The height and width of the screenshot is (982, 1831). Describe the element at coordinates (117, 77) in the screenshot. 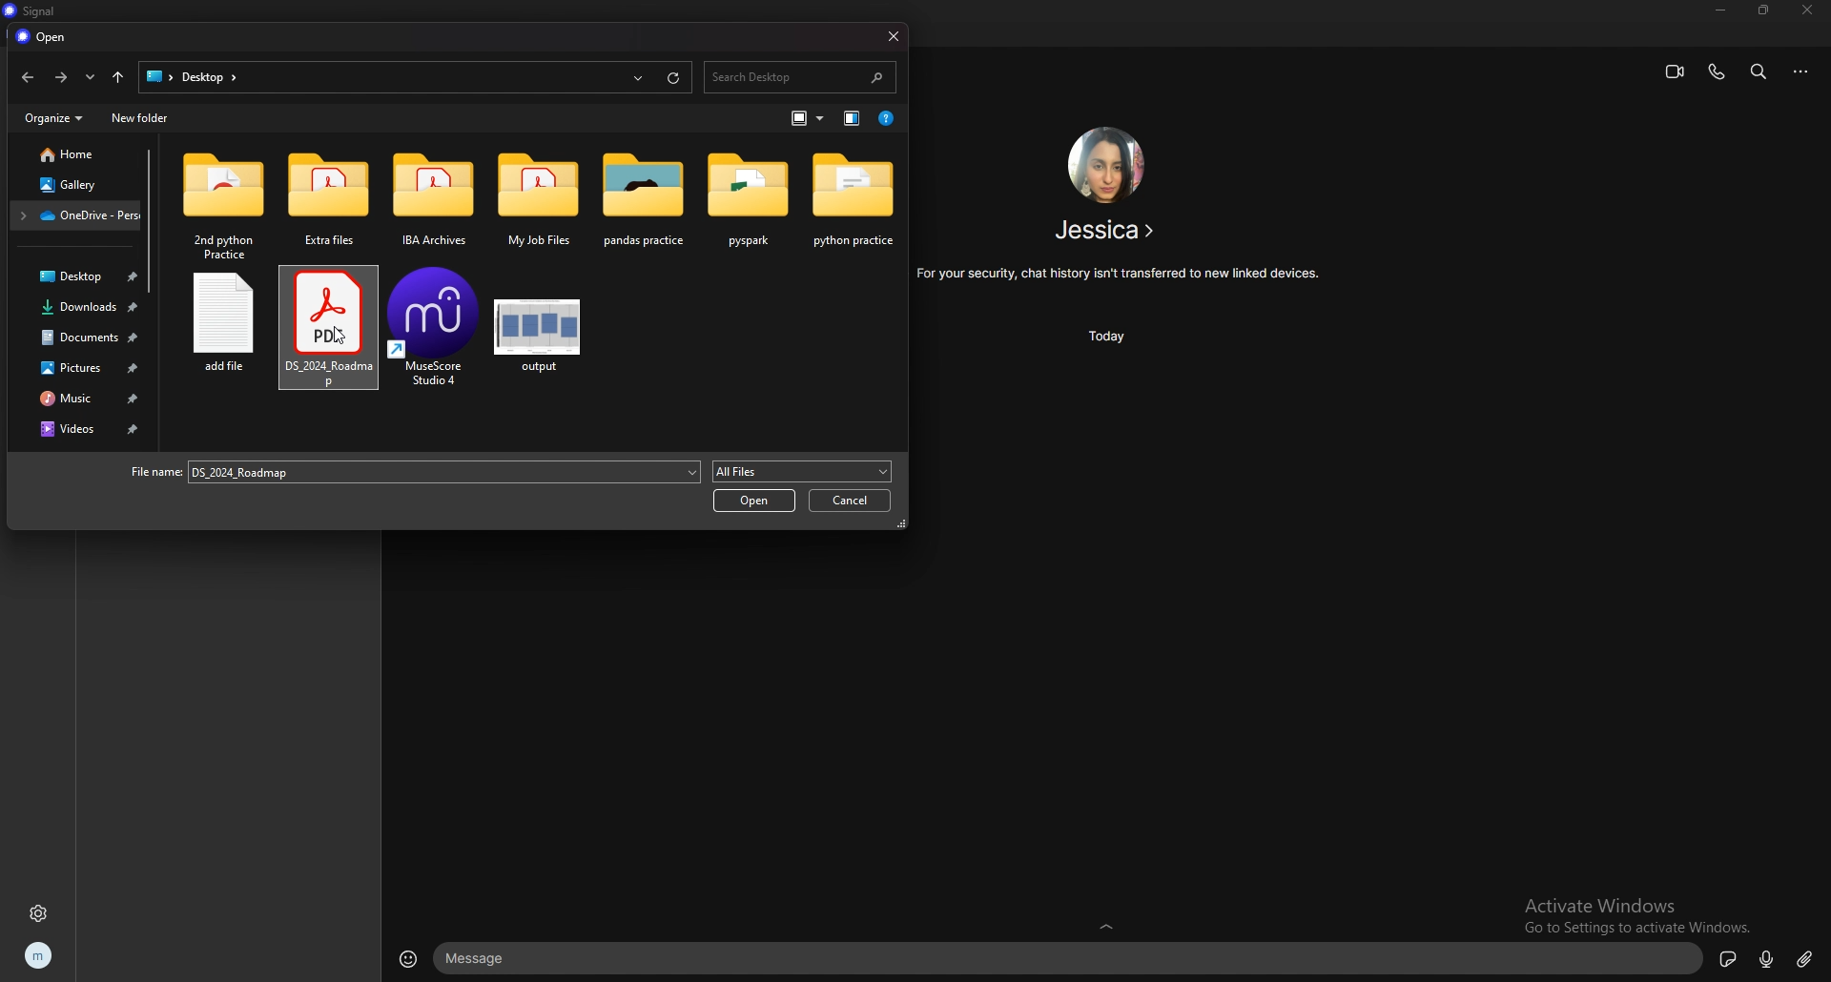

I see `upto desktop` at that location.